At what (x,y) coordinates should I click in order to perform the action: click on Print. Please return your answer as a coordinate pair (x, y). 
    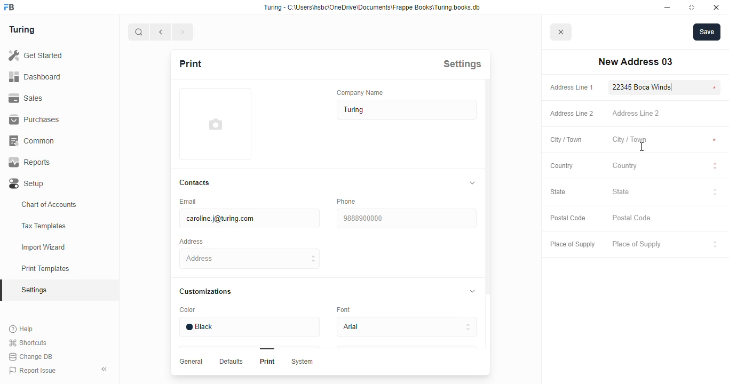
    Looking at the image, I should click on (267, 361).